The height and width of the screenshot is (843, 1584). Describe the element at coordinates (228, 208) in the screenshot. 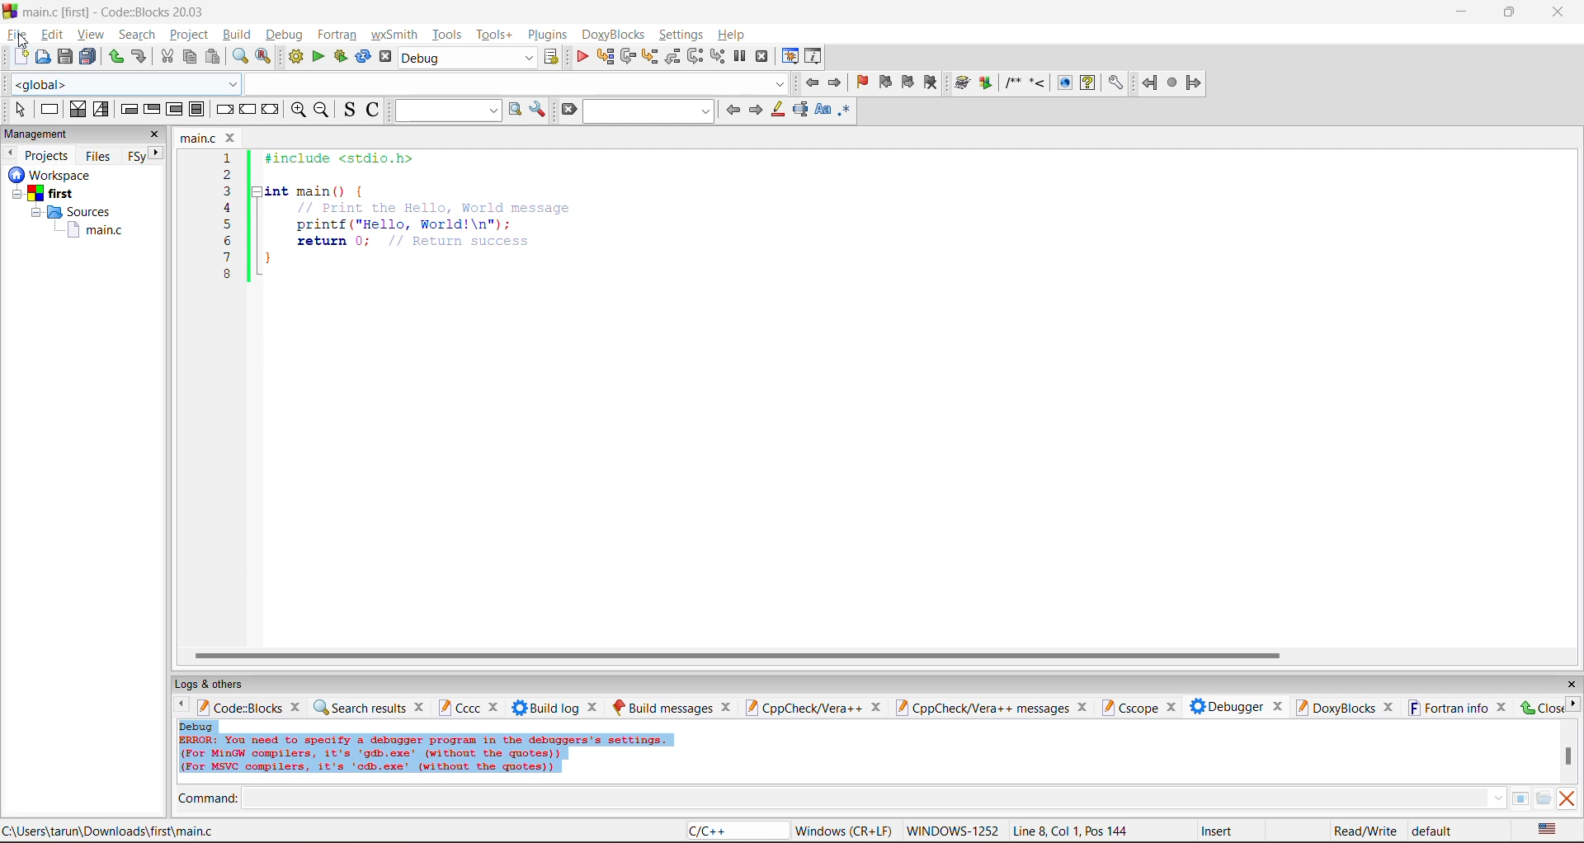

I see `4` at that location.